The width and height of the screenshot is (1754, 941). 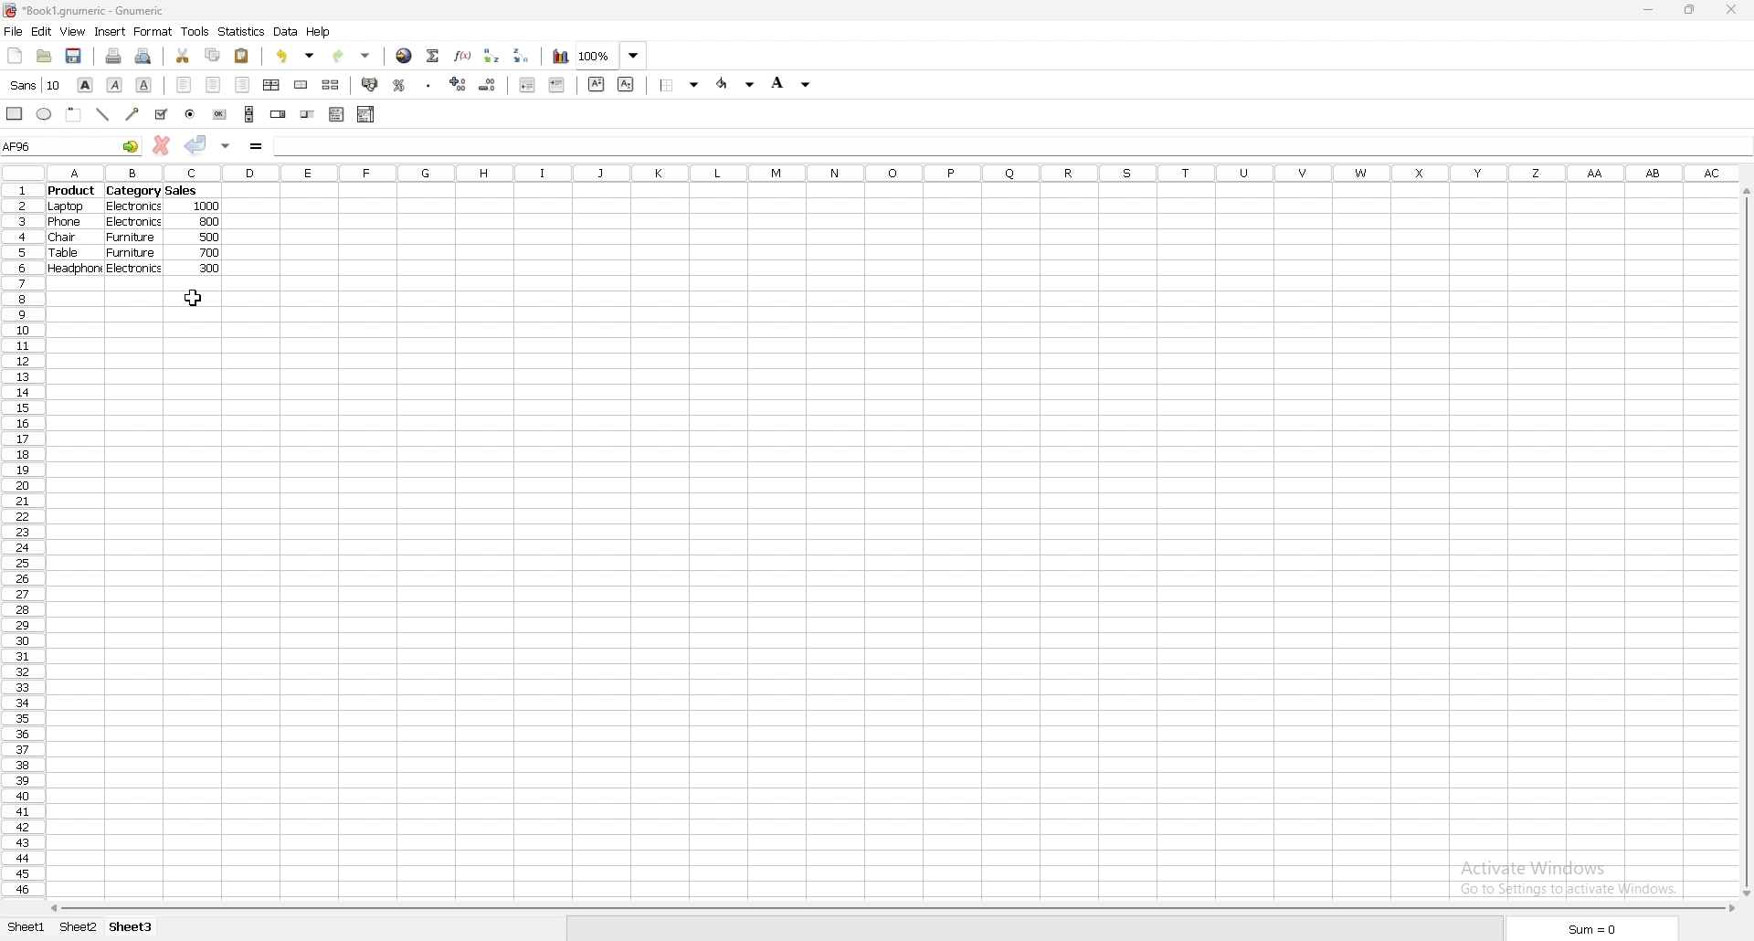 I want to click on table, so click(x=65, y=252).